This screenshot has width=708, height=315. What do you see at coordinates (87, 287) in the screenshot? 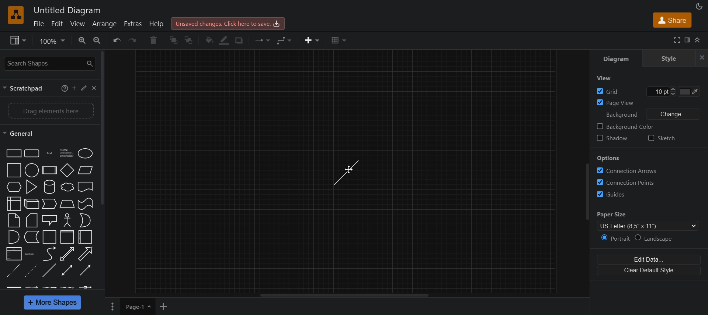
I see `connector 5` at bounding box center [87, 287].